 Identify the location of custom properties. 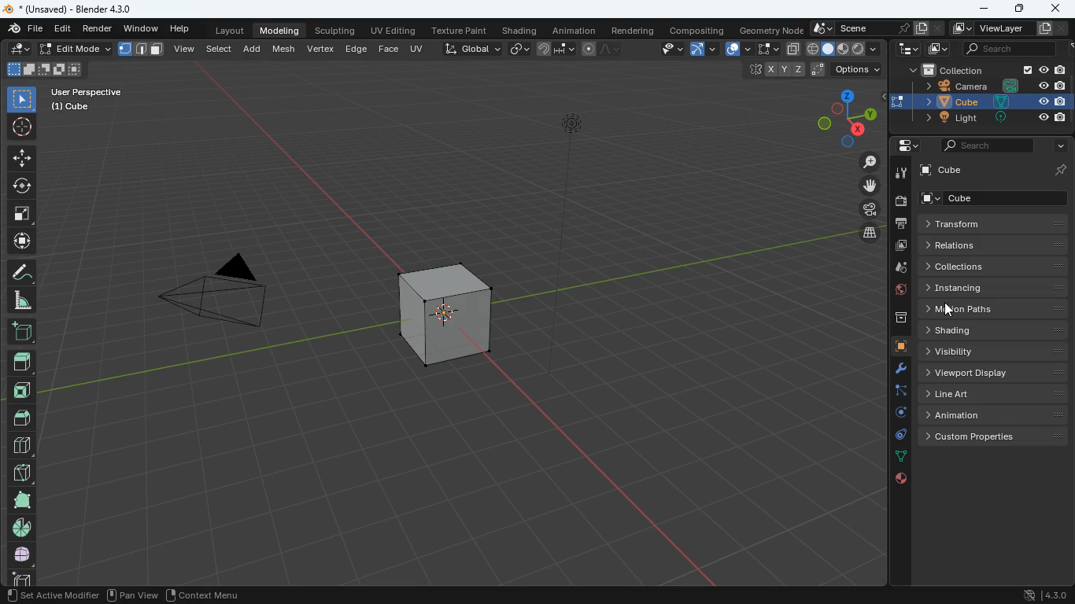
(996, 437).